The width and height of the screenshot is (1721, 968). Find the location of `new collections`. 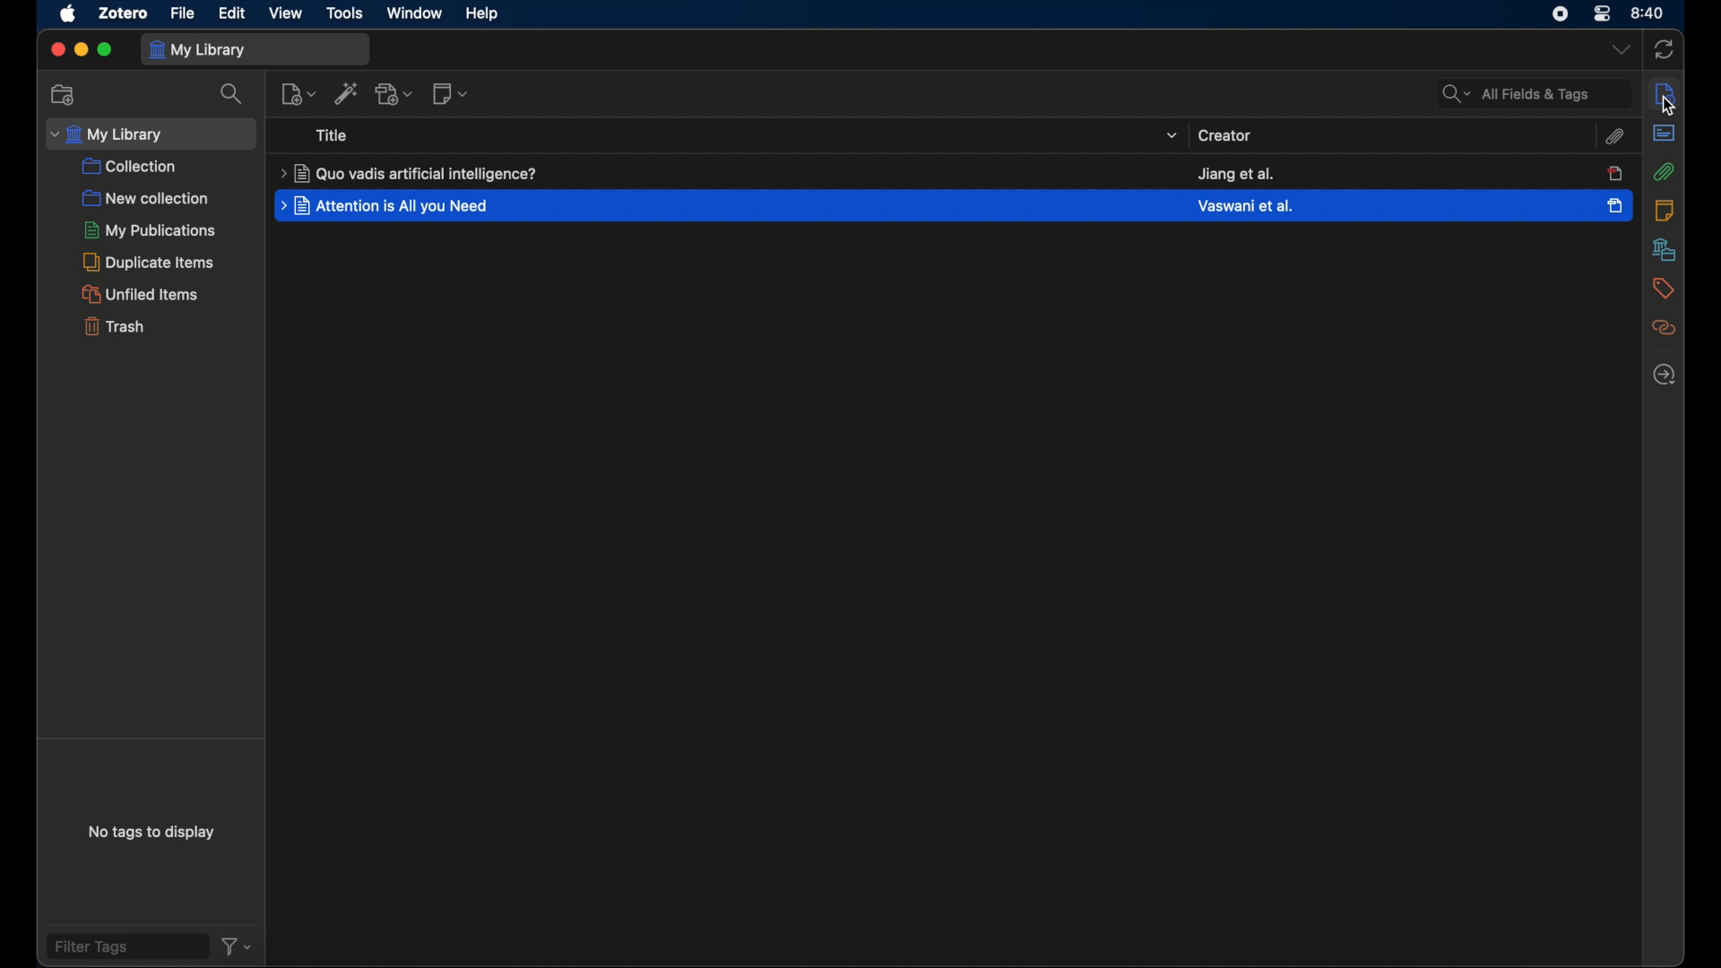

new collections is located at coordinates (65, 94).